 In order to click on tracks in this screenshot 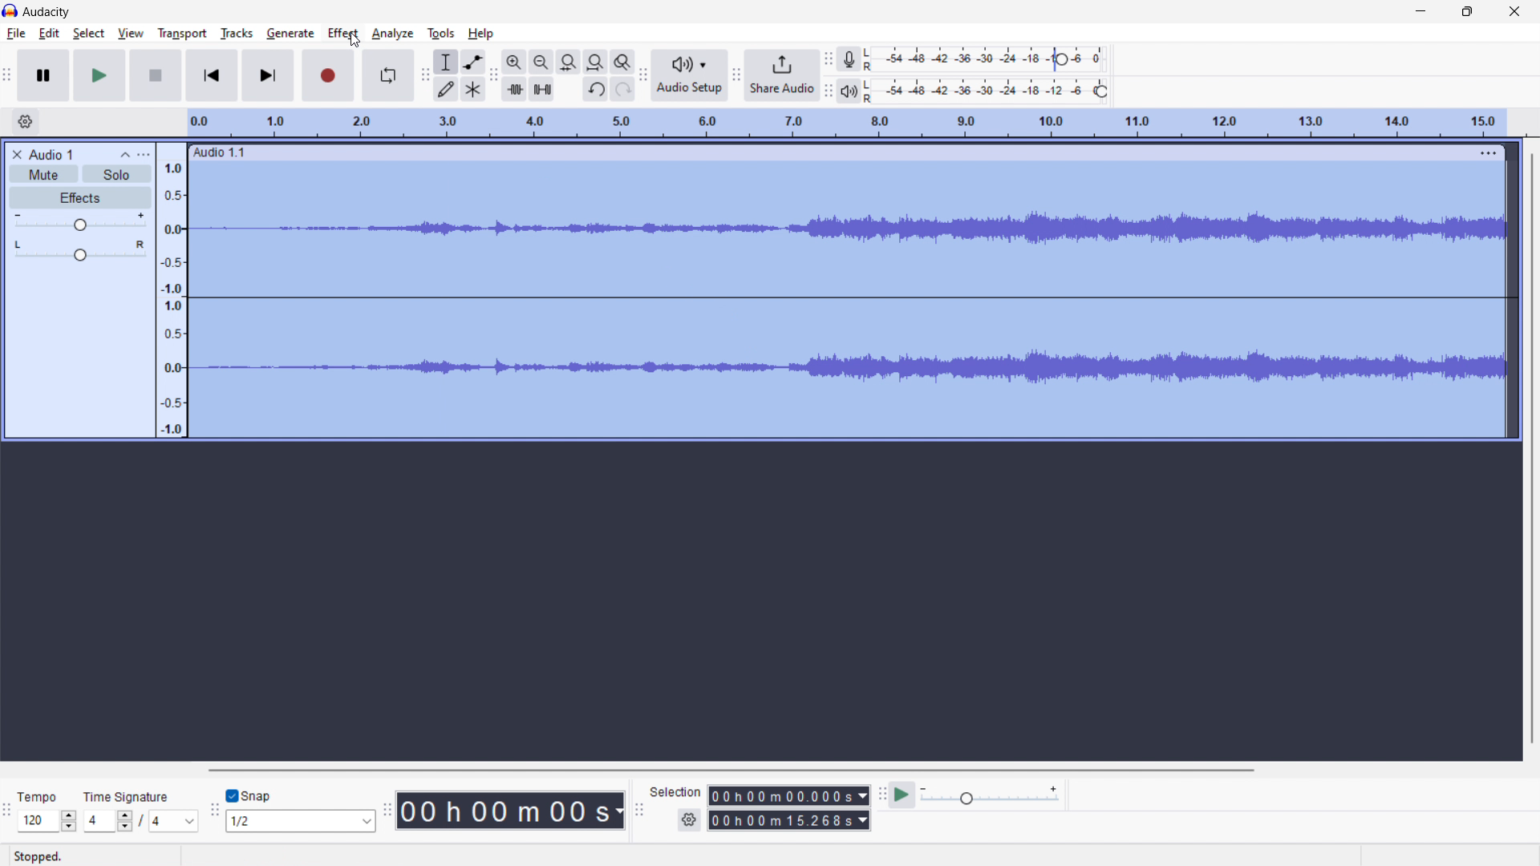, I will do `click(236, 33)`.